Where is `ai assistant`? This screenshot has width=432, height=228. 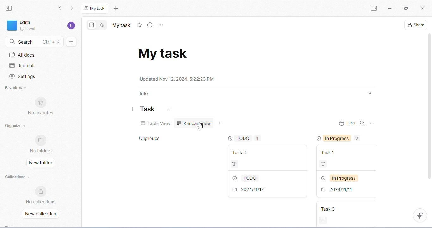
ai assistant is located at coordinates (420, 215).